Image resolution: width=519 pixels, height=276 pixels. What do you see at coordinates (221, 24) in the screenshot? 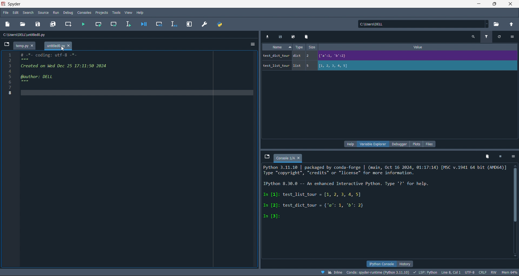
I see `path manager` at bounding box center [221, 24].